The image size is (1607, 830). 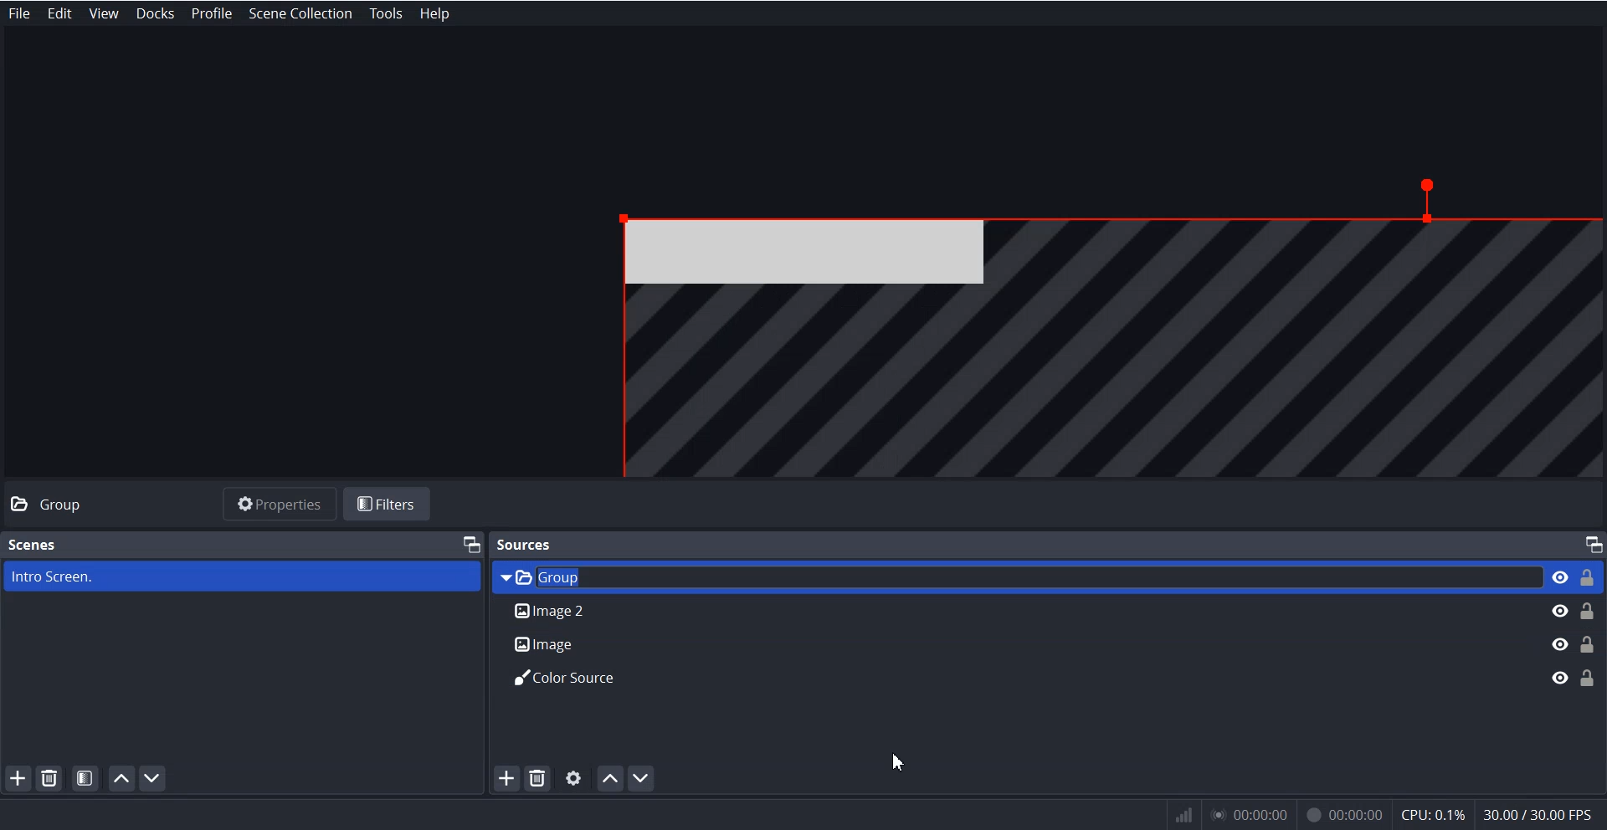 What do you see at coordinates (17, 776) in the screenshot?
I see `Add Scene` at bounding box center [17, 776].